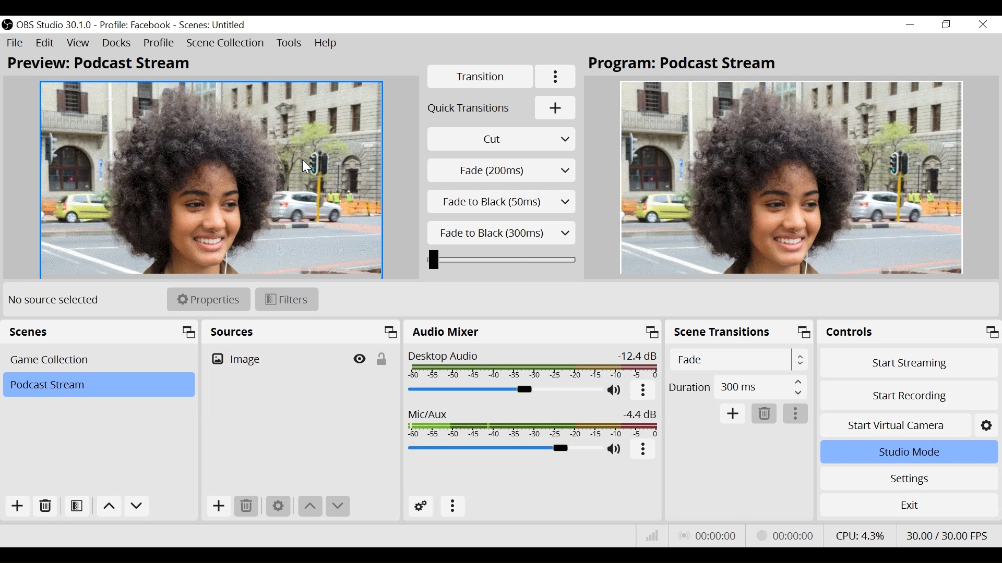  I want to click on Audio Mixer, so click(532, 331).